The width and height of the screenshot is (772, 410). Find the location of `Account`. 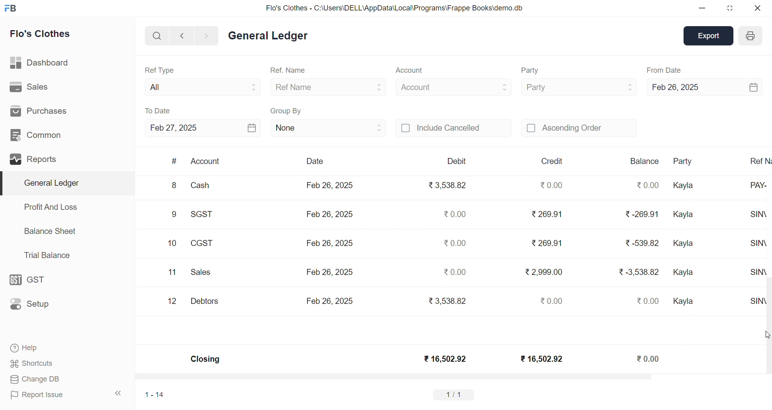

Account is located at coordinates (206, 162).